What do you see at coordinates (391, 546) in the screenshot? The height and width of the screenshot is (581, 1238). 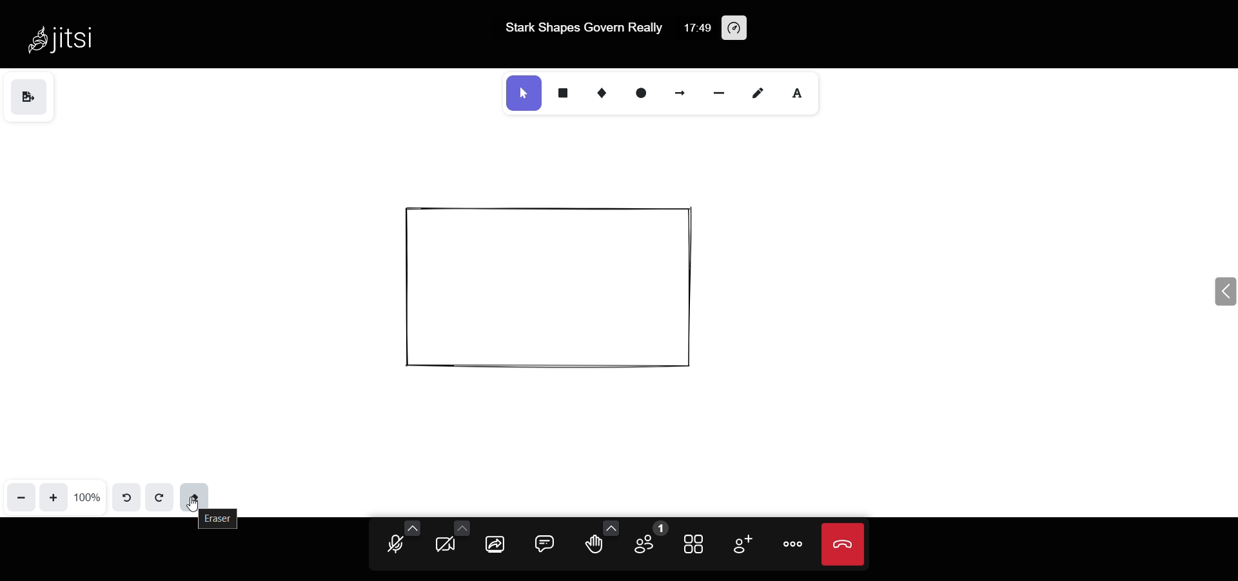 I see `microphone` at bounding box center [391, 546].